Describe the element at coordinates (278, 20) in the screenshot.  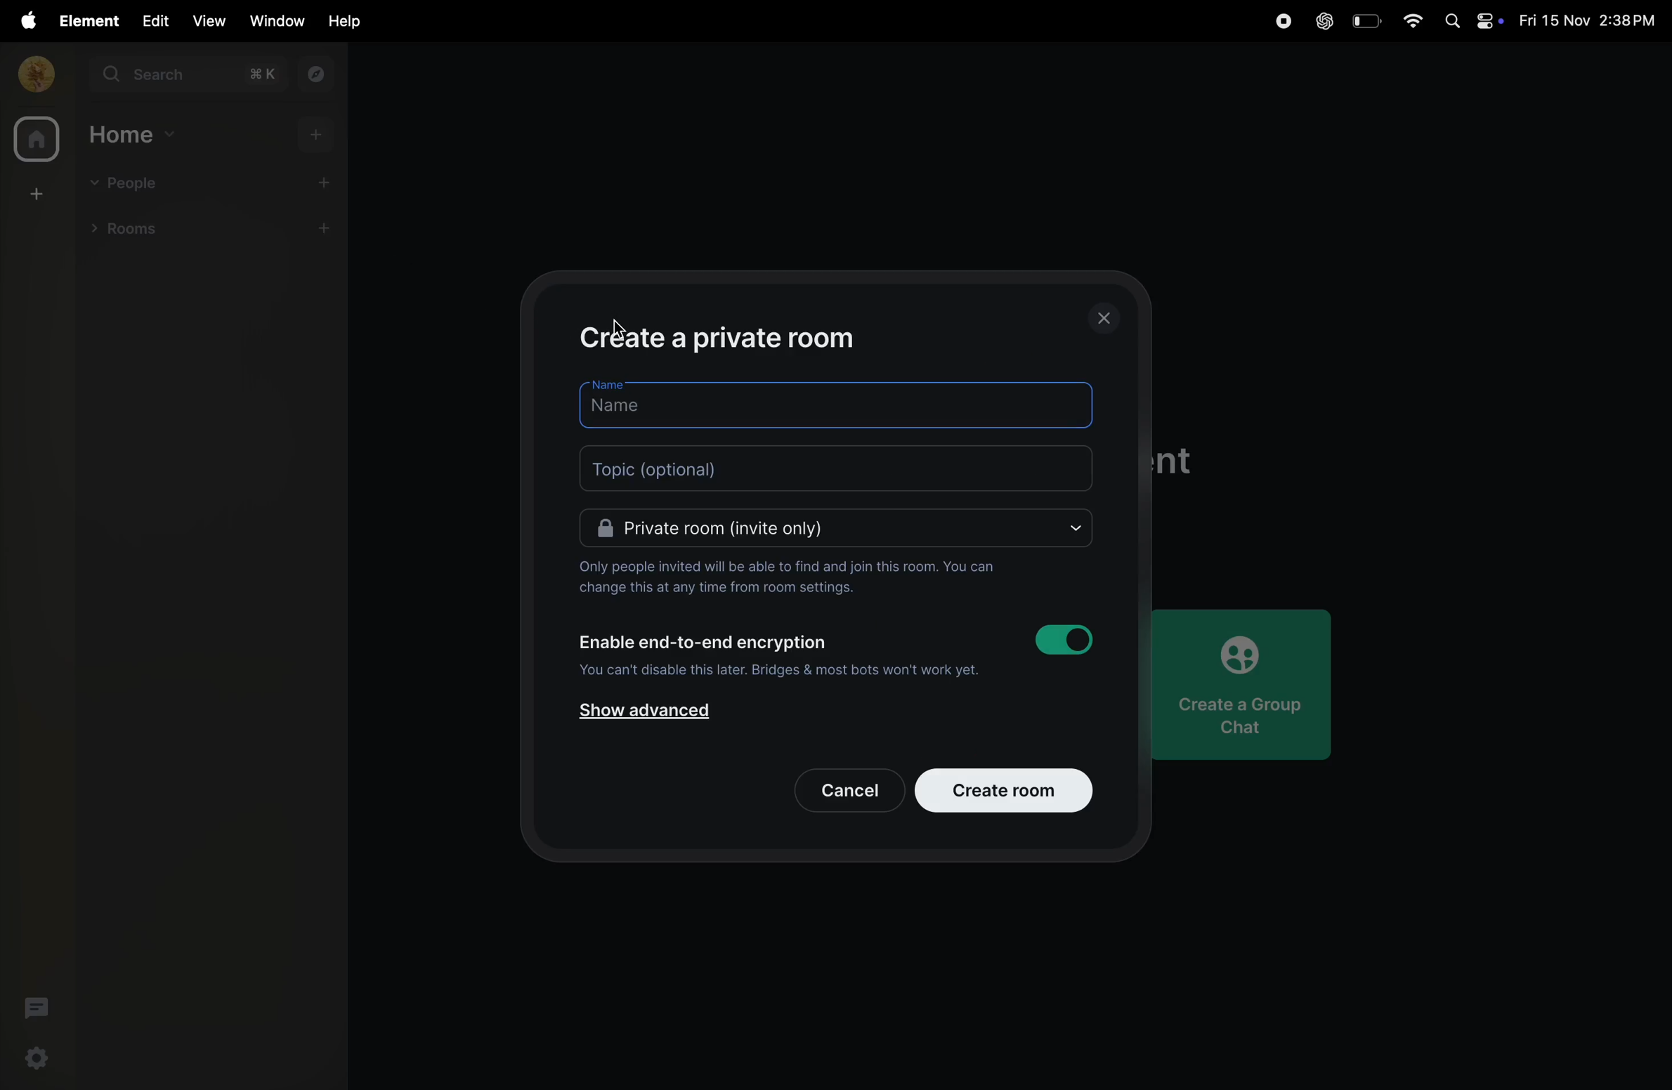
I see `window` at that location.